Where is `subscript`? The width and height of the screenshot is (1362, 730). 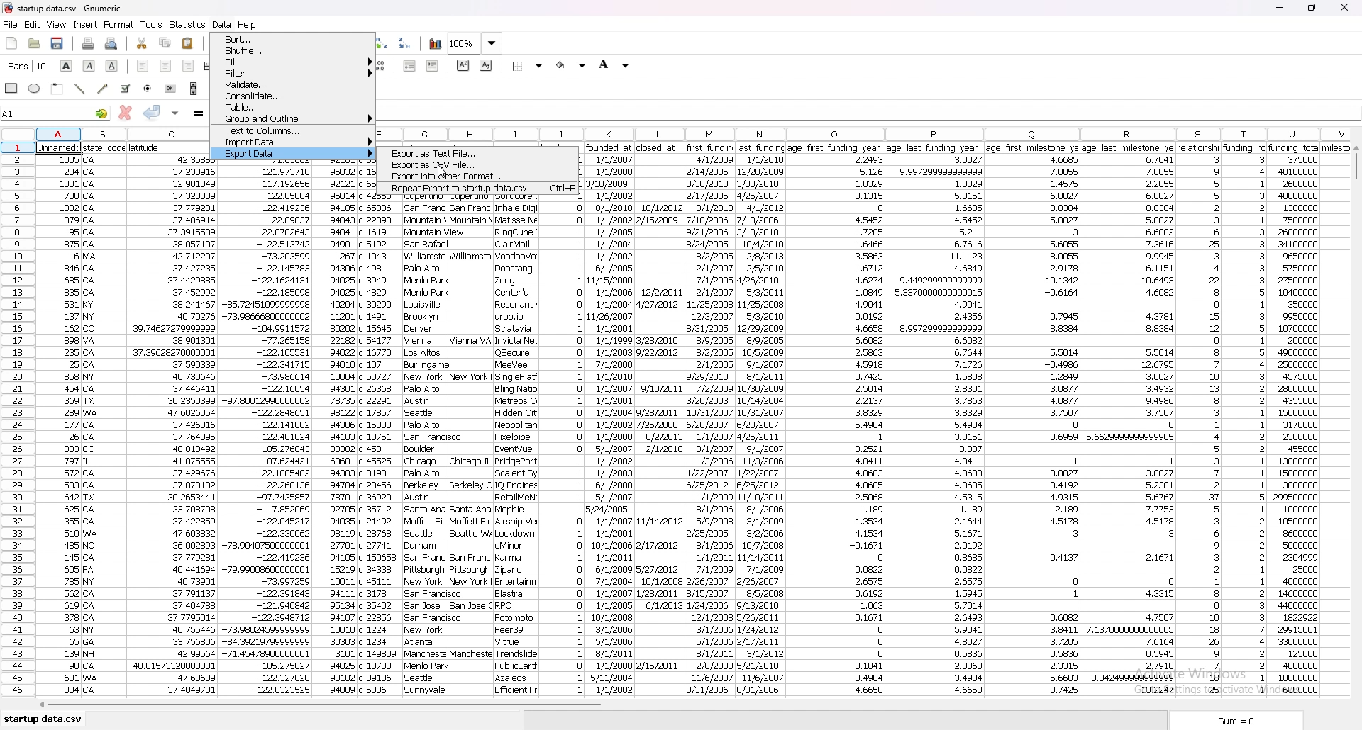 subscript is located at coordinates (486, 65).